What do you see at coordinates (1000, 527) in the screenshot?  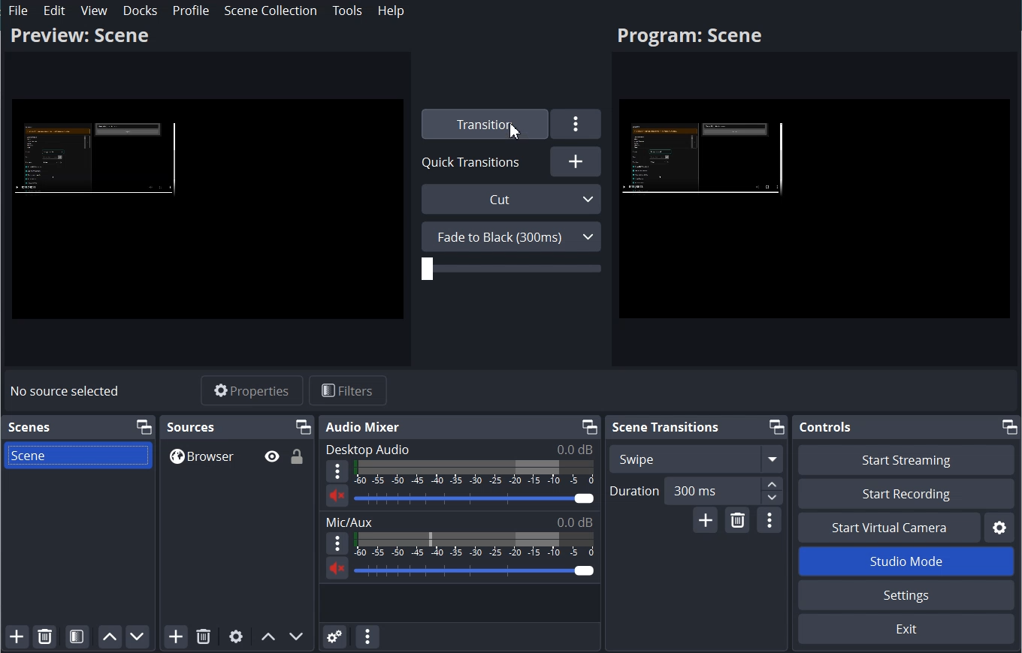 I see `Settings` at bounding box center [1000, 527].